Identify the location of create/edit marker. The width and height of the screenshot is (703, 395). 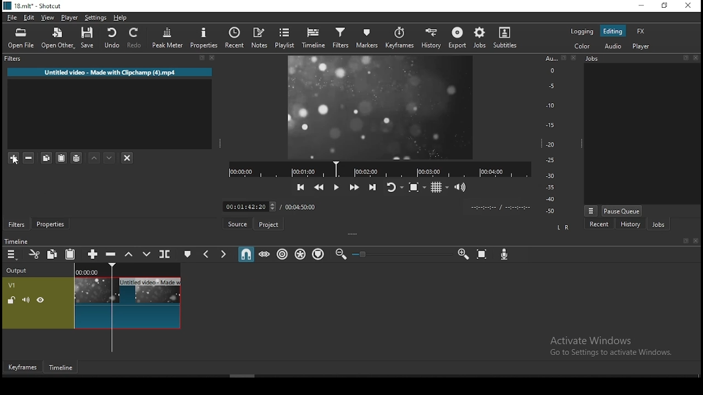
(186, 253).